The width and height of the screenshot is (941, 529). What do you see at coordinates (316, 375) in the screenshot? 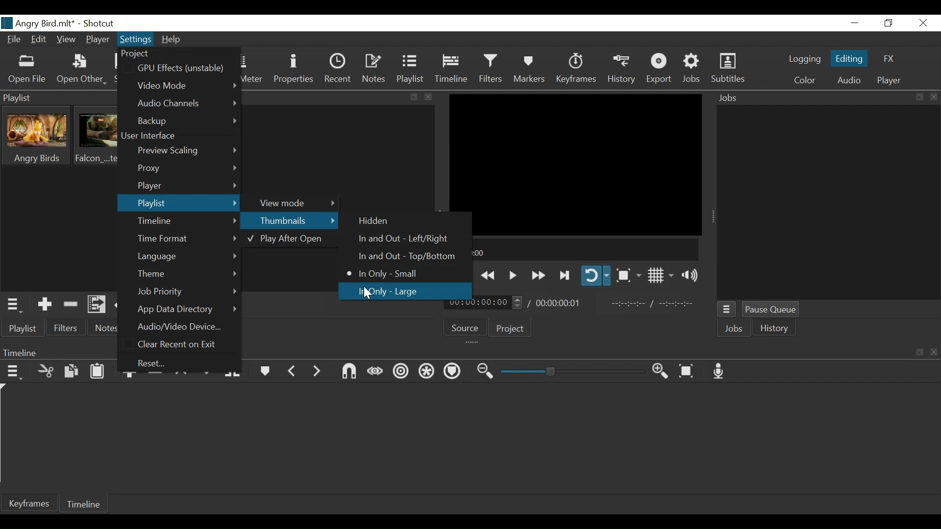
I see `Next marker` at bounding box center [316, 375].